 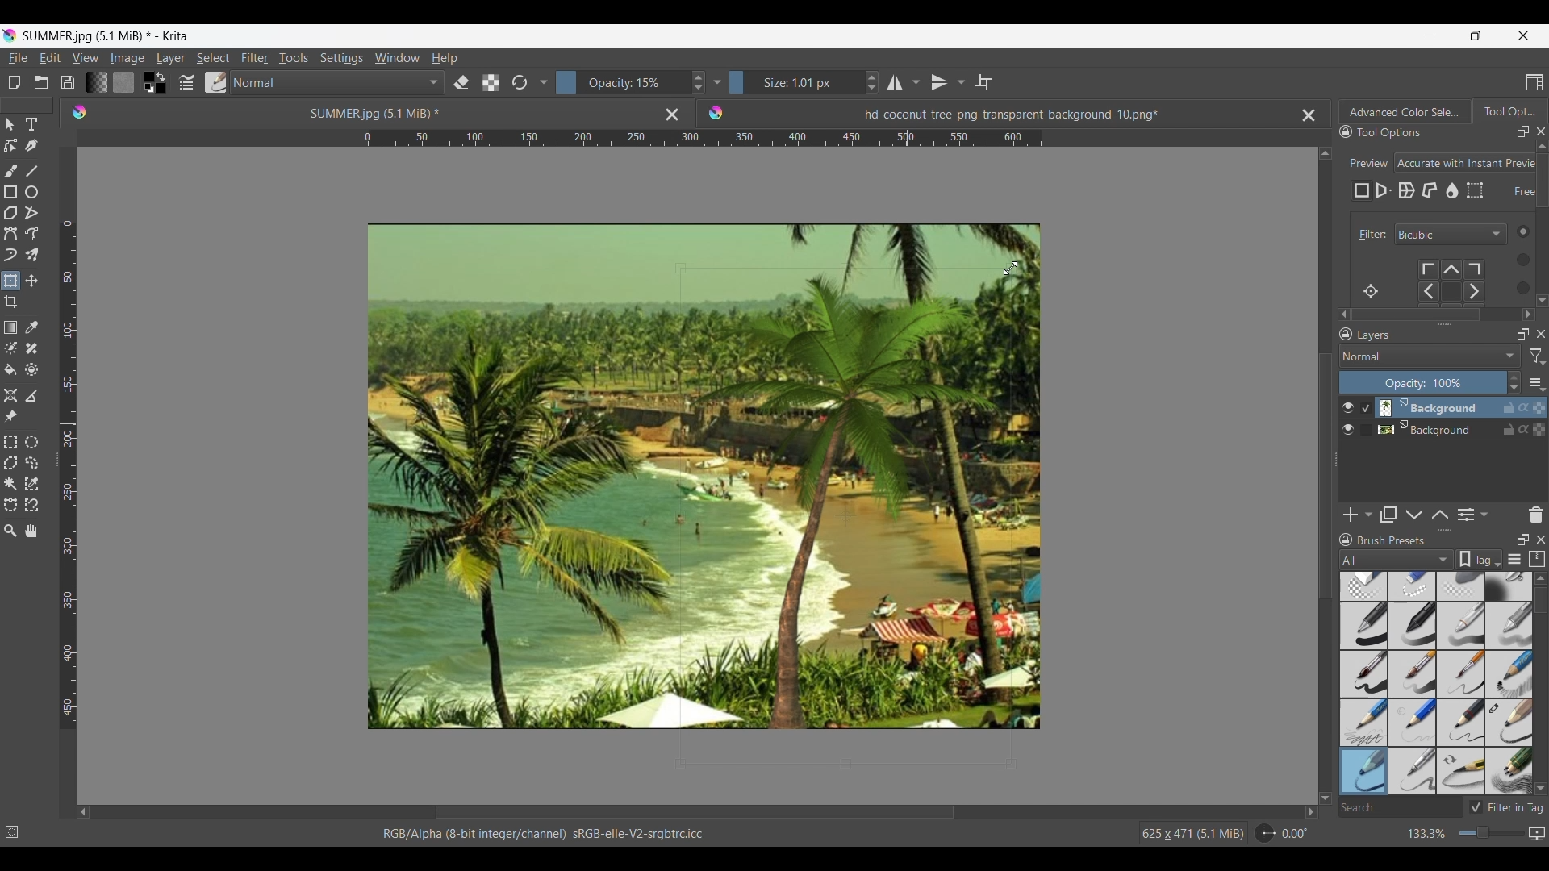 I want to click on Open an existing document, so click(x=40, y=82).